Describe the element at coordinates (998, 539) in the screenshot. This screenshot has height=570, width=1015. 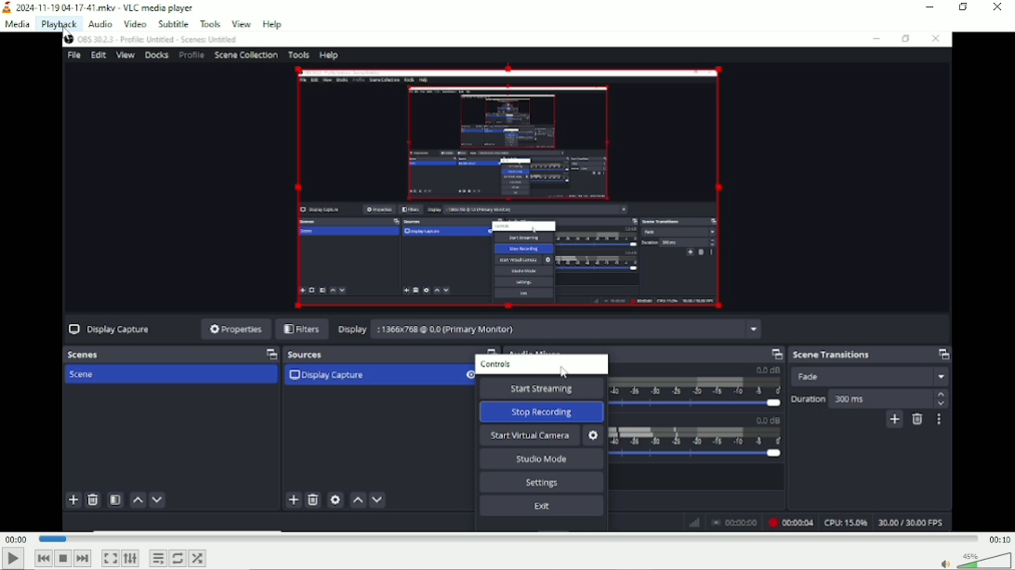
I see `00:10` at that location.